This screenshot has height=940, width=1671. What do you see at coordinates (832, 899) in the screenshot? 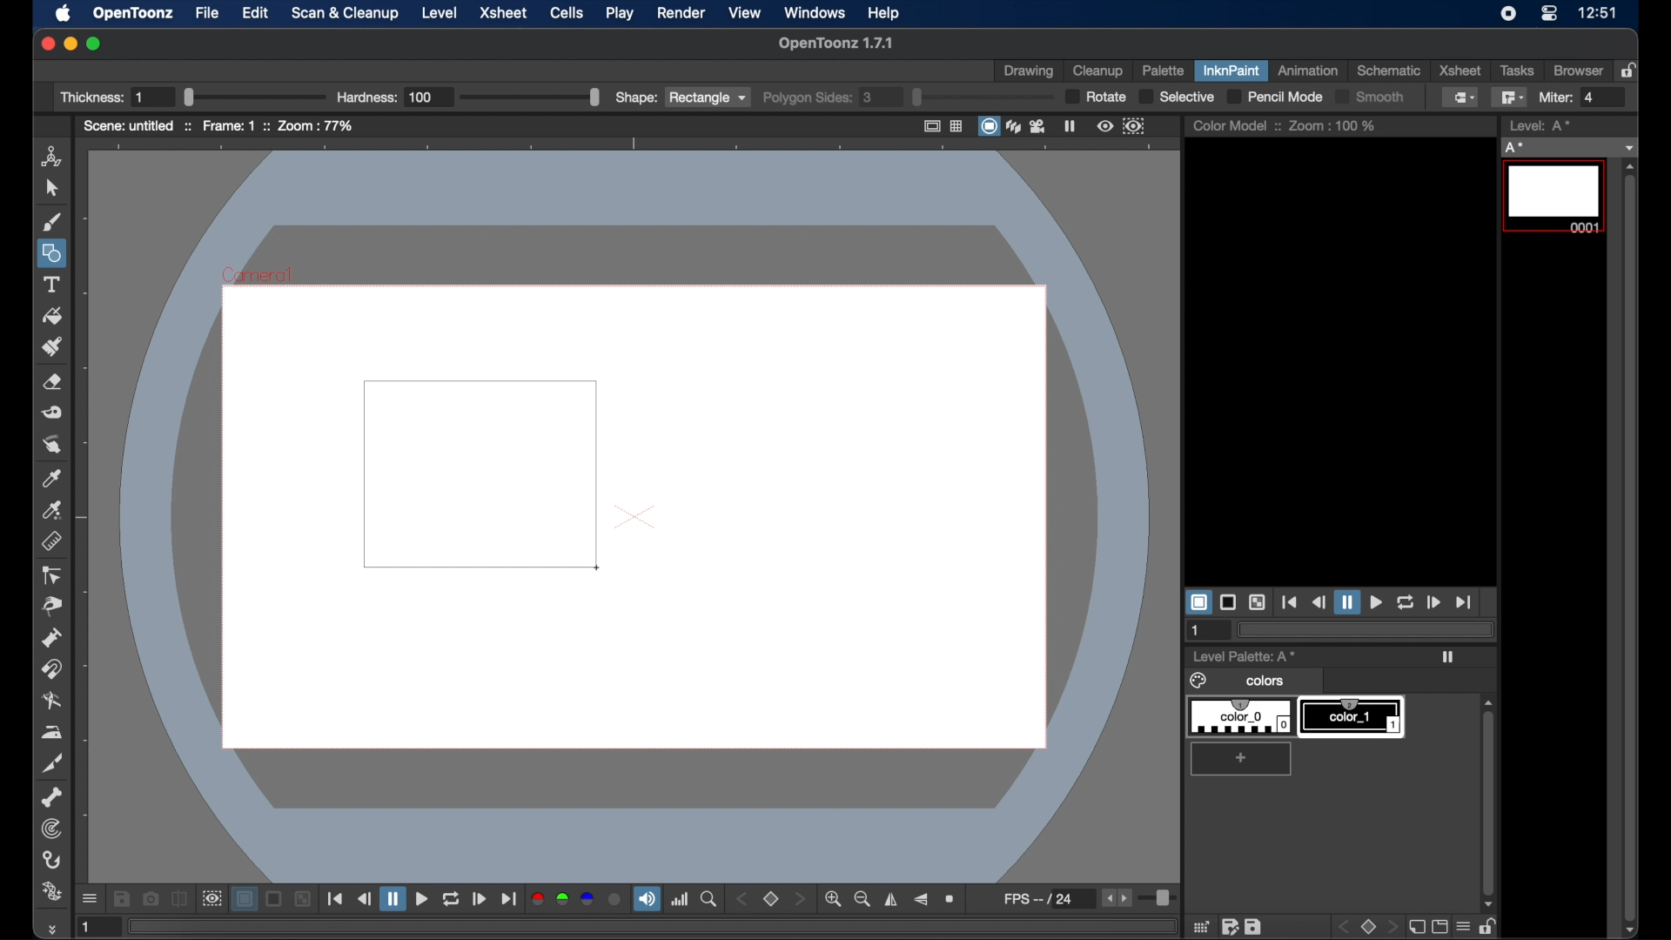
I see `zoom in` at bounding box center [832, 899].